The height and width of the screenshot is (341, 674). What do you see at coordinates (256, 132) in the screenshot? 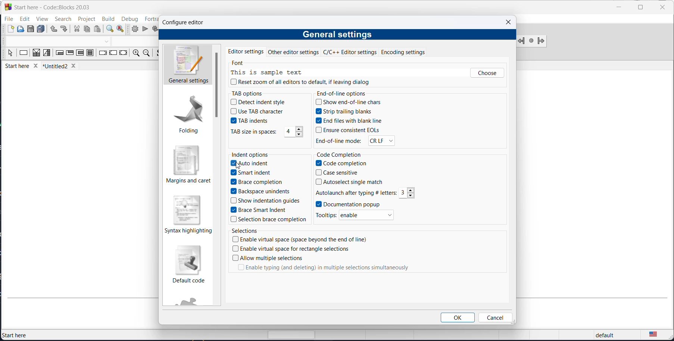
I see `tab size in spaces` at bounding box center [256, 132].